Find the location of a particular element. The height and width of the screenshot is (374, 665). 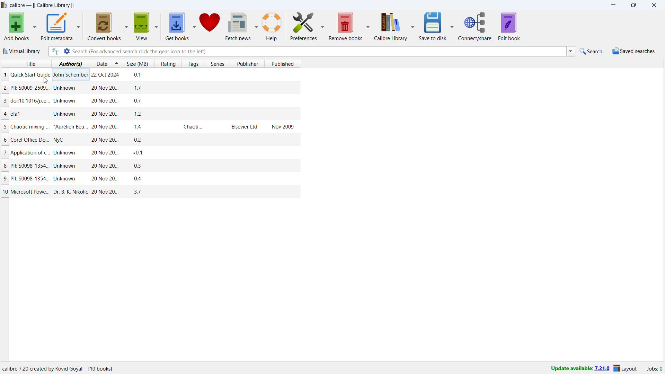

convert books options is located at coordinates (126, 26).